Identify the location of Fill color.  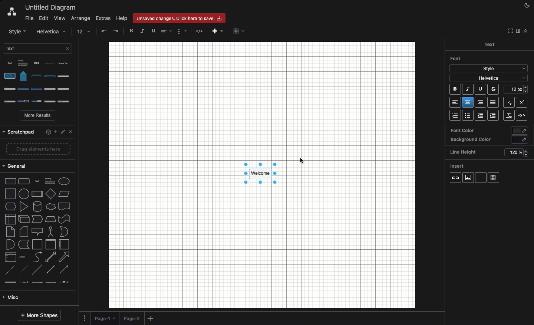
(158, 32).